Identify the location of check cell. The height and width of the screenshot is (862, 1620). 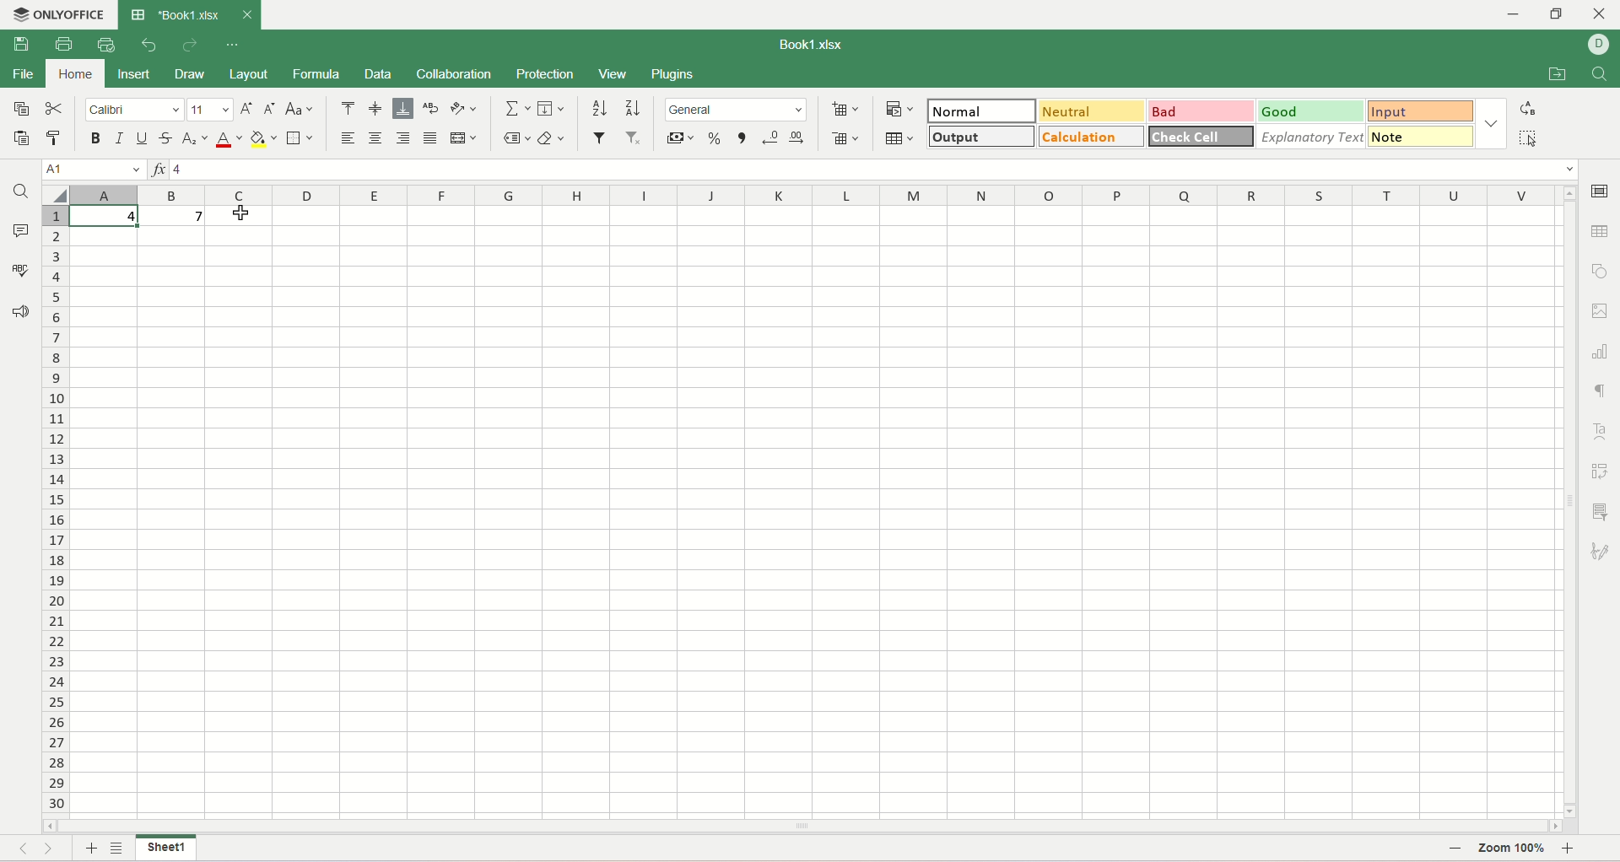
(1199, 137).